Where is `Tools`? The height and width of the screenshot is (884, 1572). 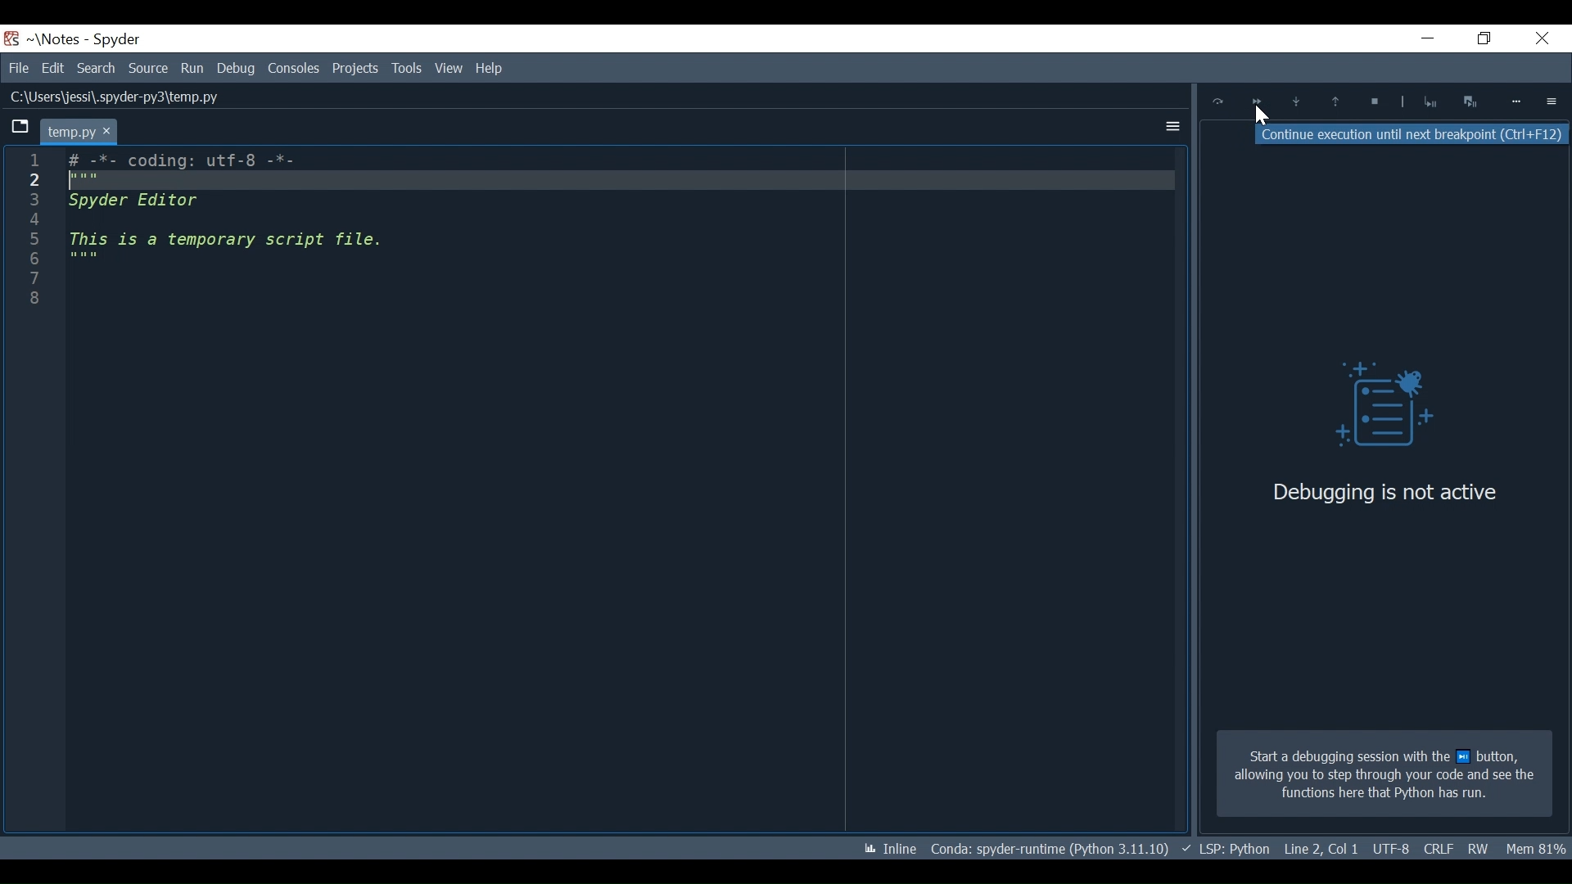 Tools is located at coordinates (357, 68).